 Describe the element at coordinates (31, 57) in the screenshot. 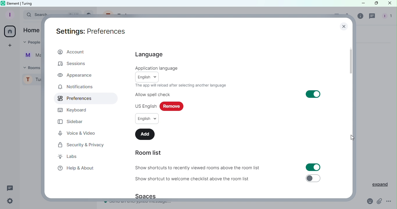

I see `Martina Tornello` at that location.